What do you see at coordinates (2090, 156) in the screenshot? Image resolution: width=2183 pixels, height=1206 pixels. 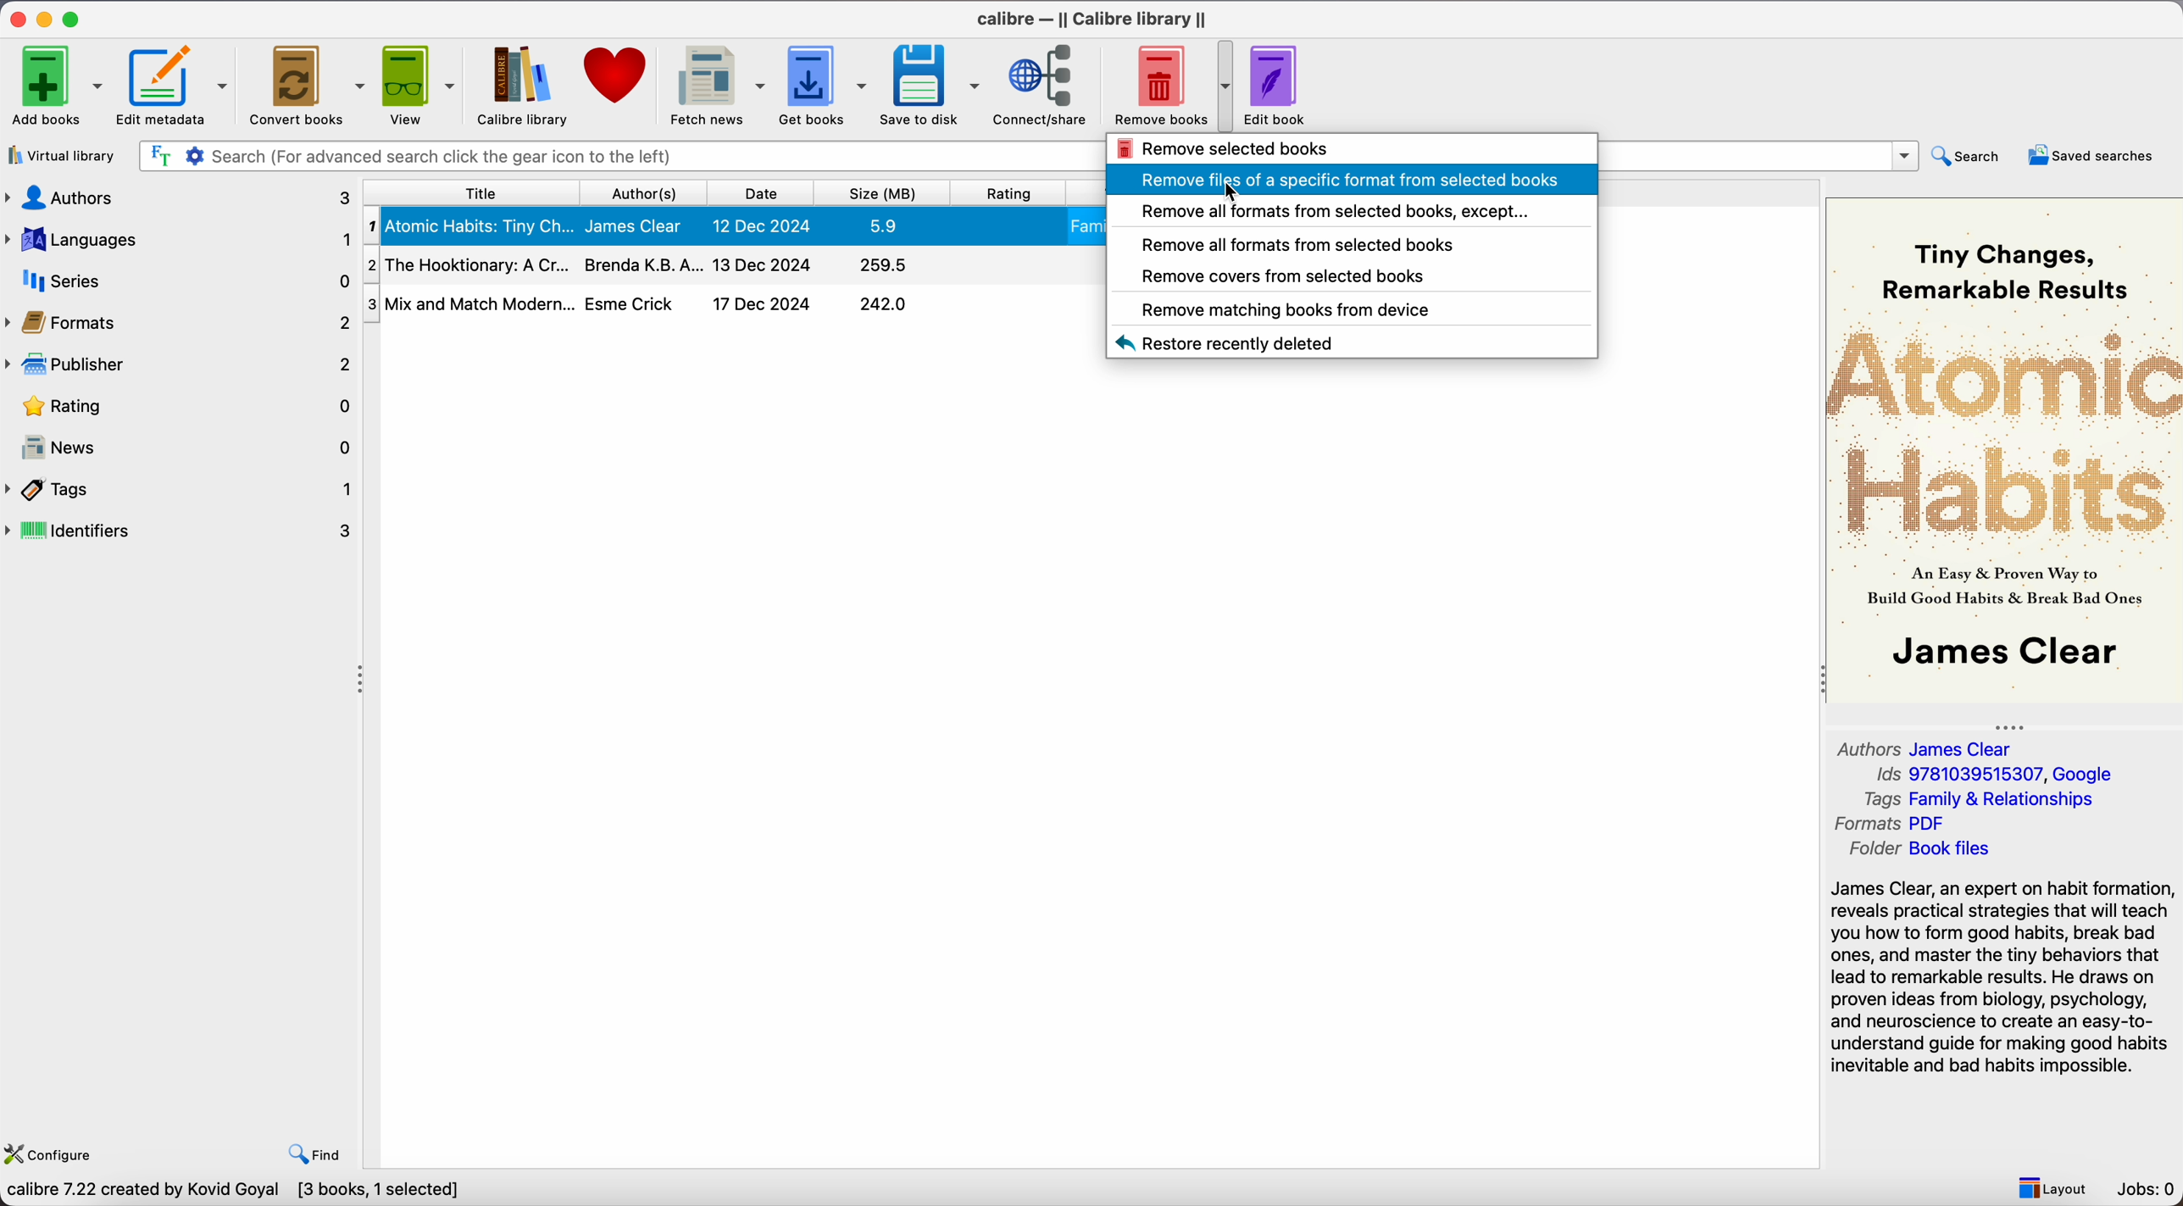 I see `saved searches` at bounding box center [2090, 156].